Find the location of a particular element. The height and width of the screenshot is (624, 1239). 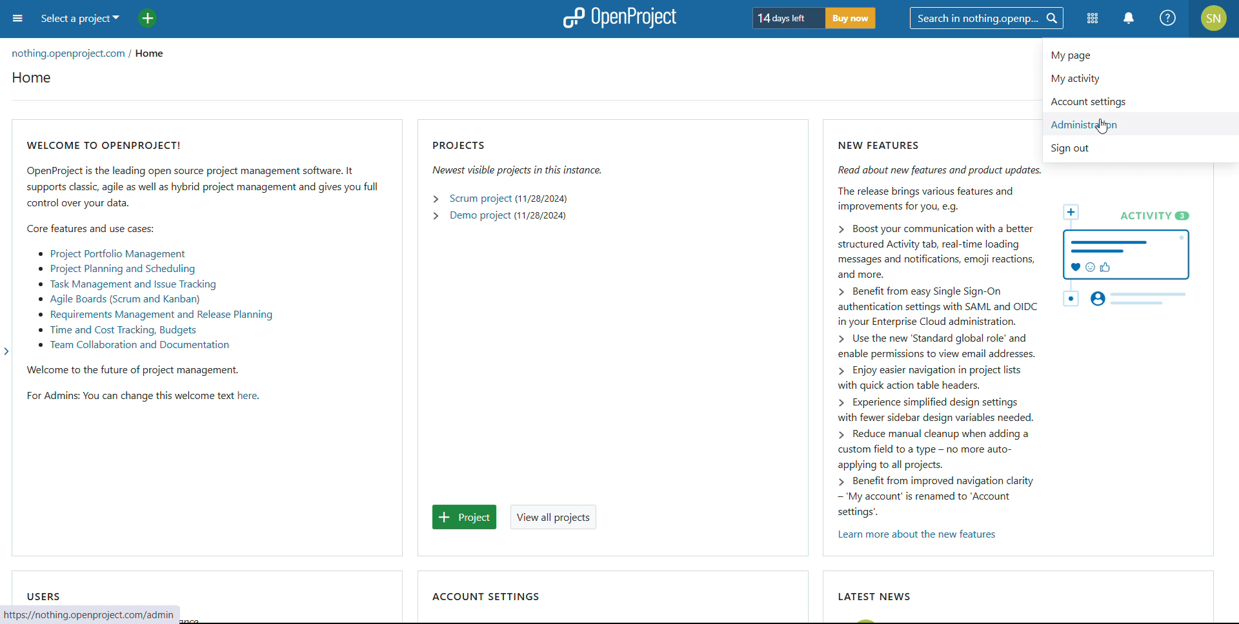

scrum project start date is located at coordinates (541, 199).